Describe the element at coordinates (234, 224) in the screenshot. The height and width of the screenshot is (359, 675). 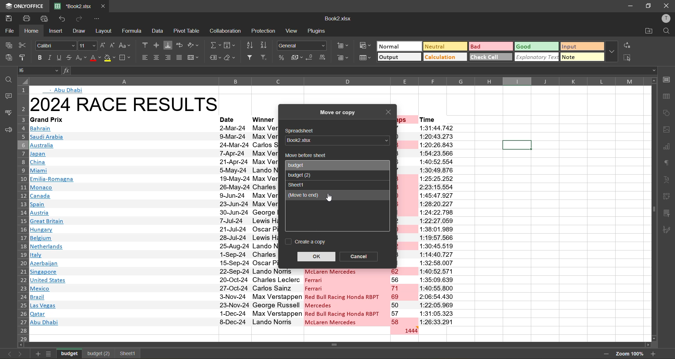
I see `date` at that location.